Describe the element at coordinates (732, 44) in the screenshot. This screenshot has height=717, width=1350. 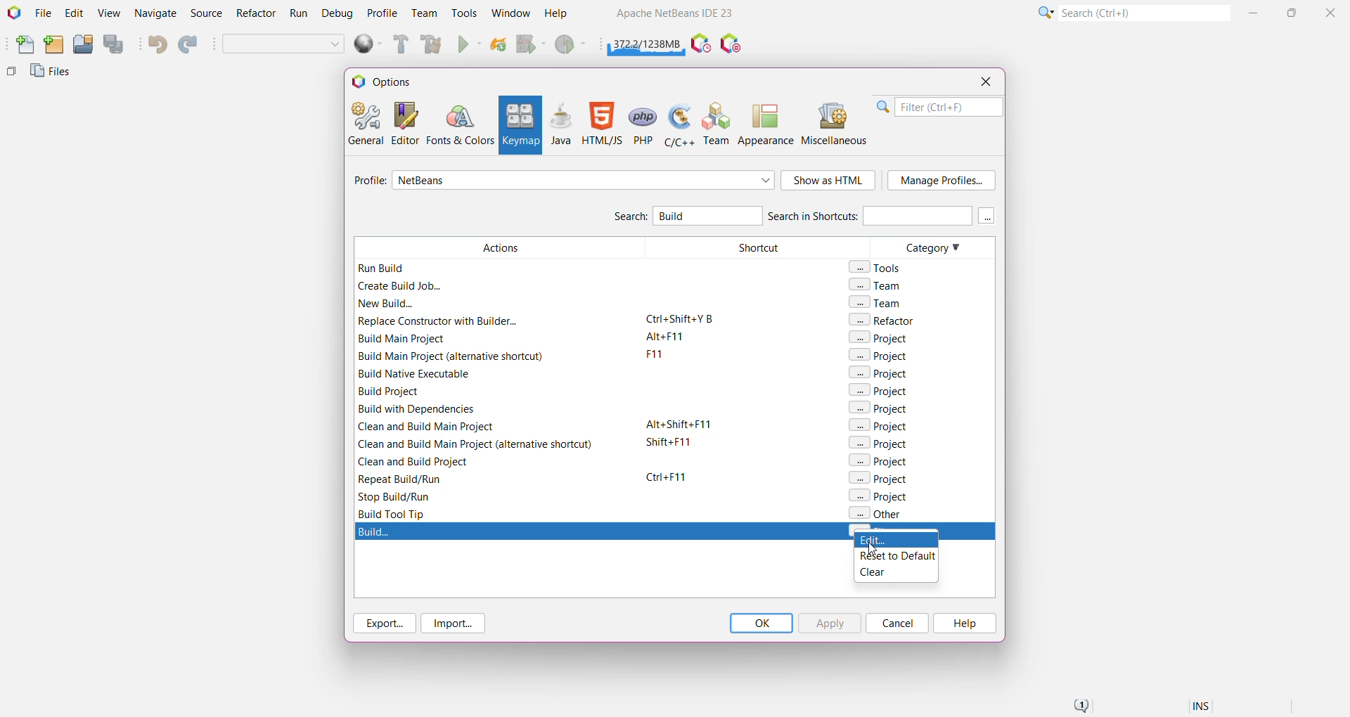
I see `Pause I/O Checks` at that location.